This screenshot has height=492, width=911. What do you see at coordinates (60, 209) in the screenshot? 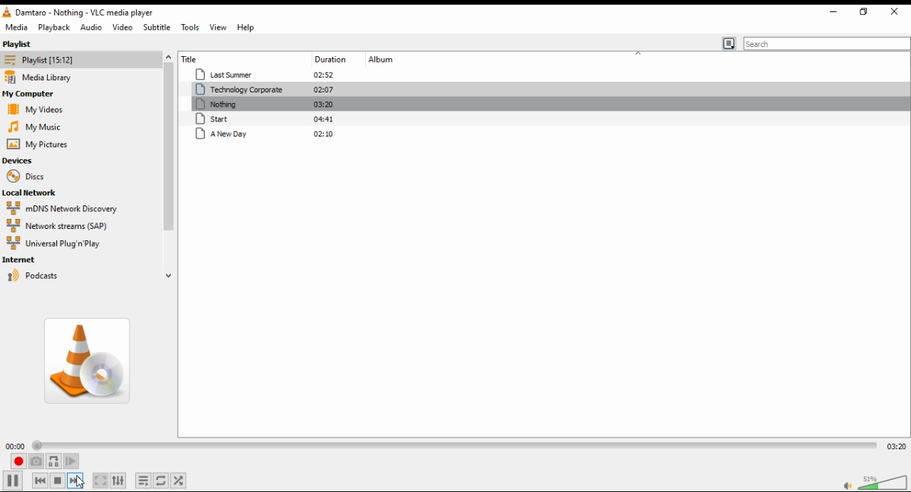
I see `mDNS network discovery` at bounding box center [60, 209].